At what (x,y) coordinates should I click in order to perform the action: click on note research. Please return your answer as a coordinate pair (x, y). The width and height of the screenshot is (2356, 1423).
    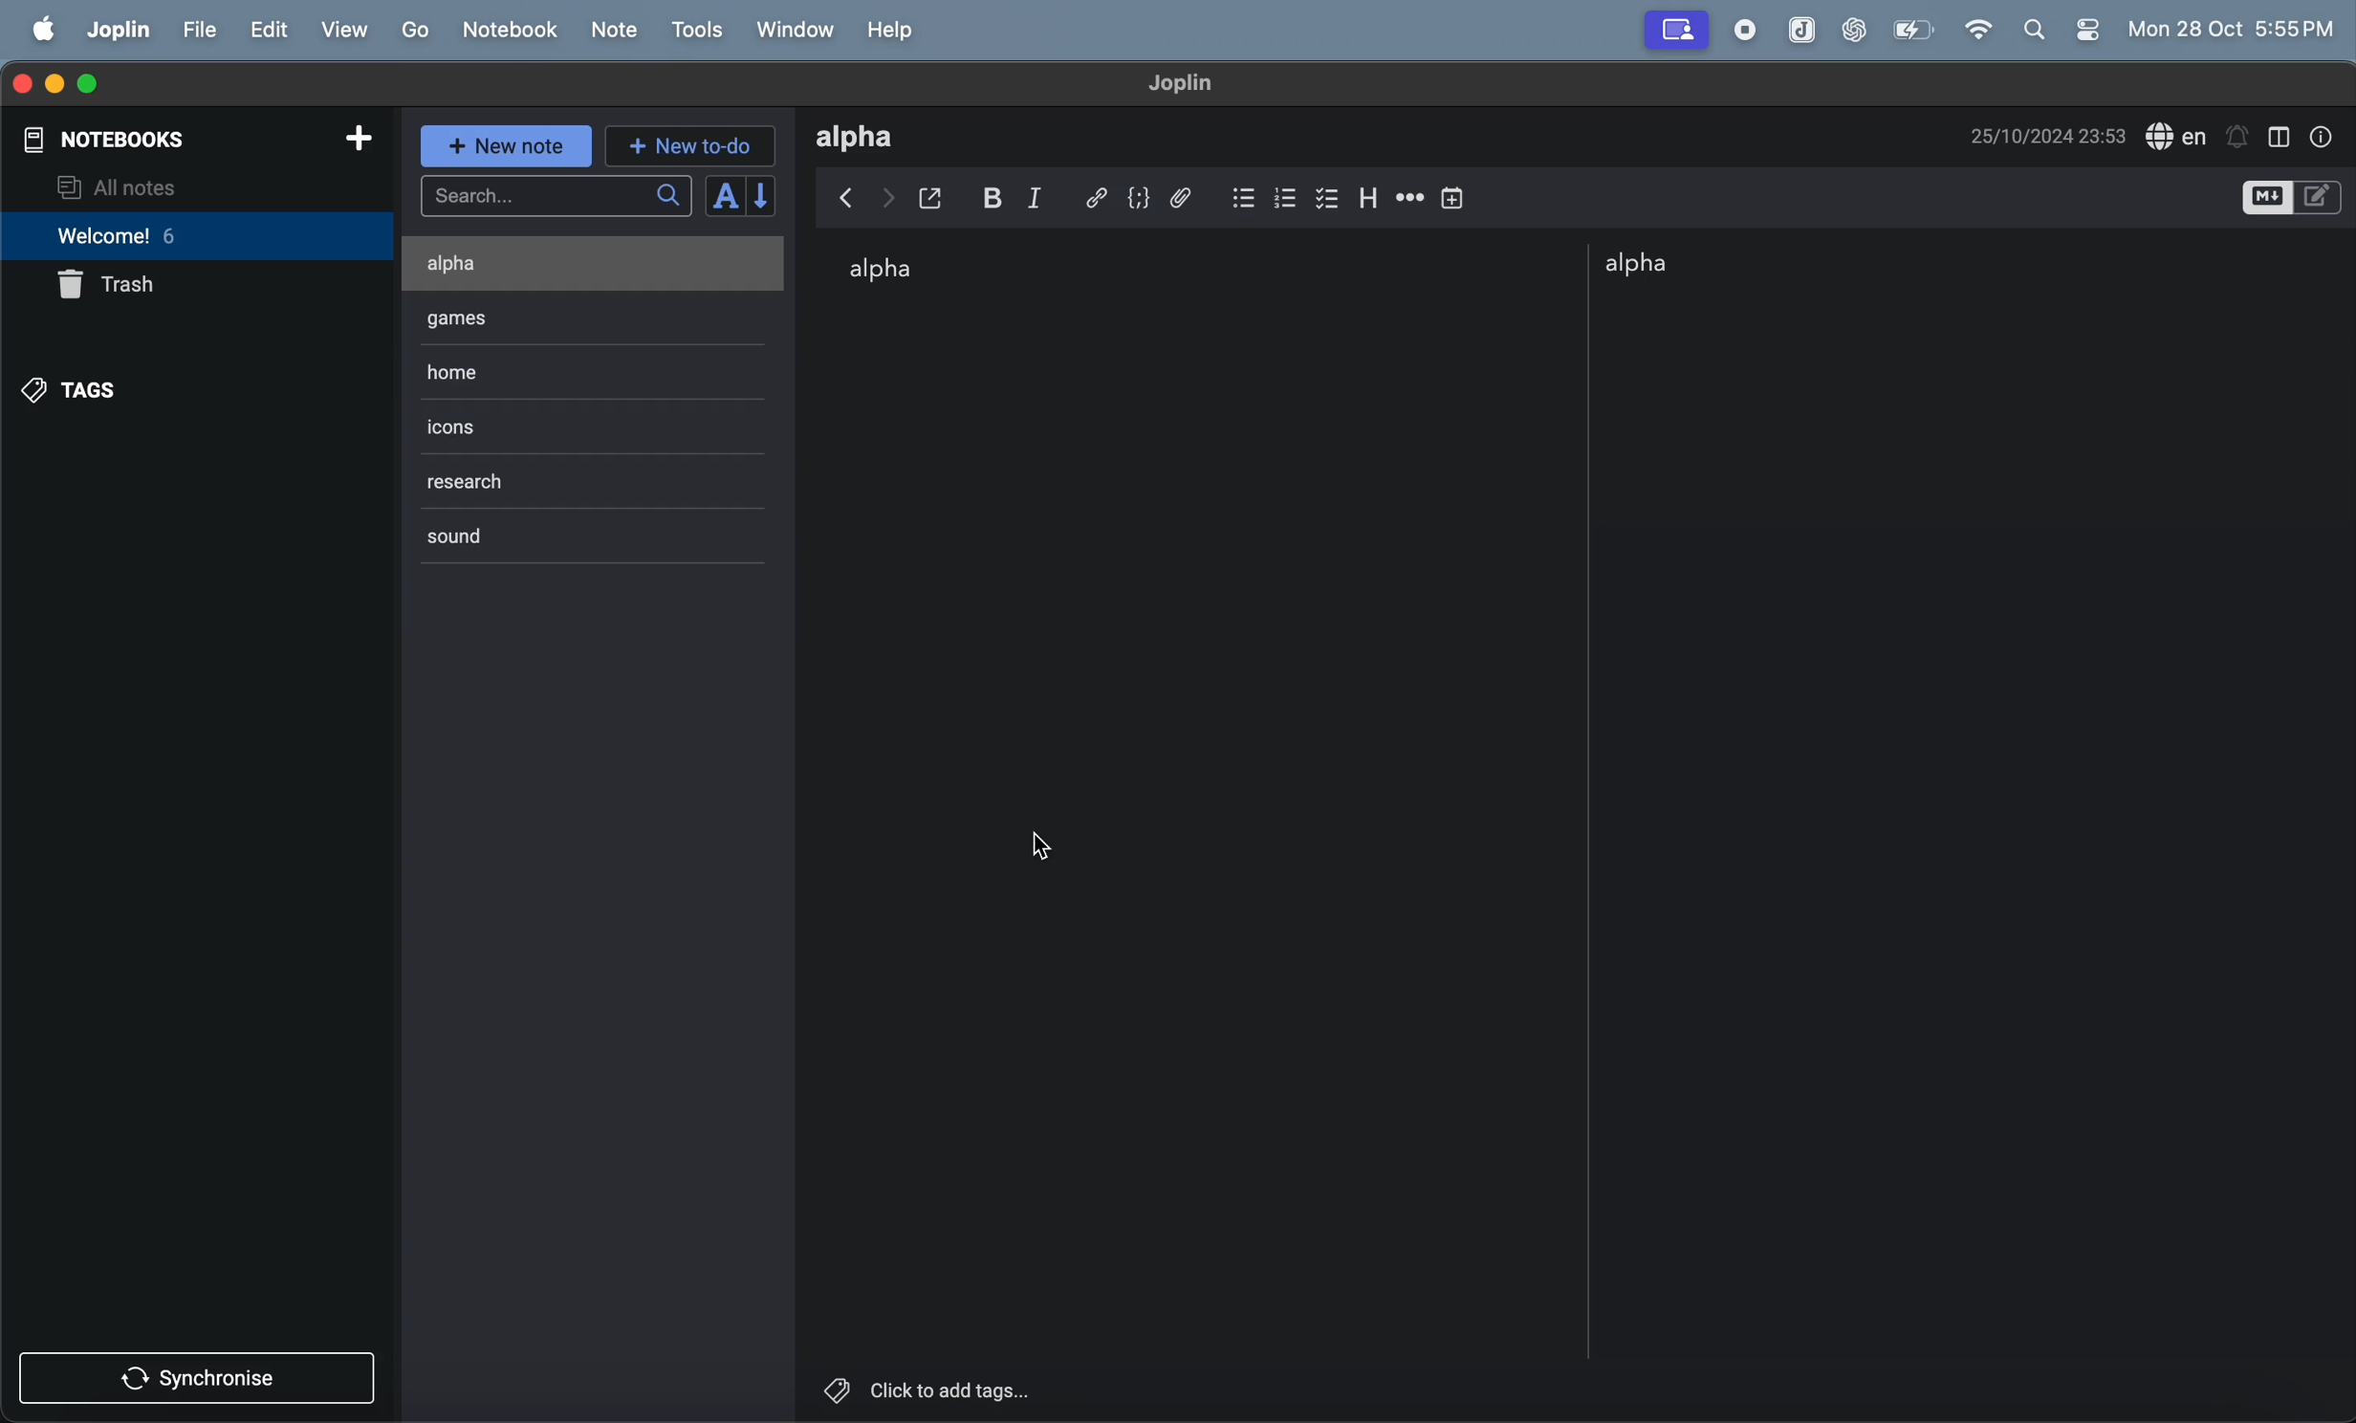
    Looking at the image, I should click on (503, 486).